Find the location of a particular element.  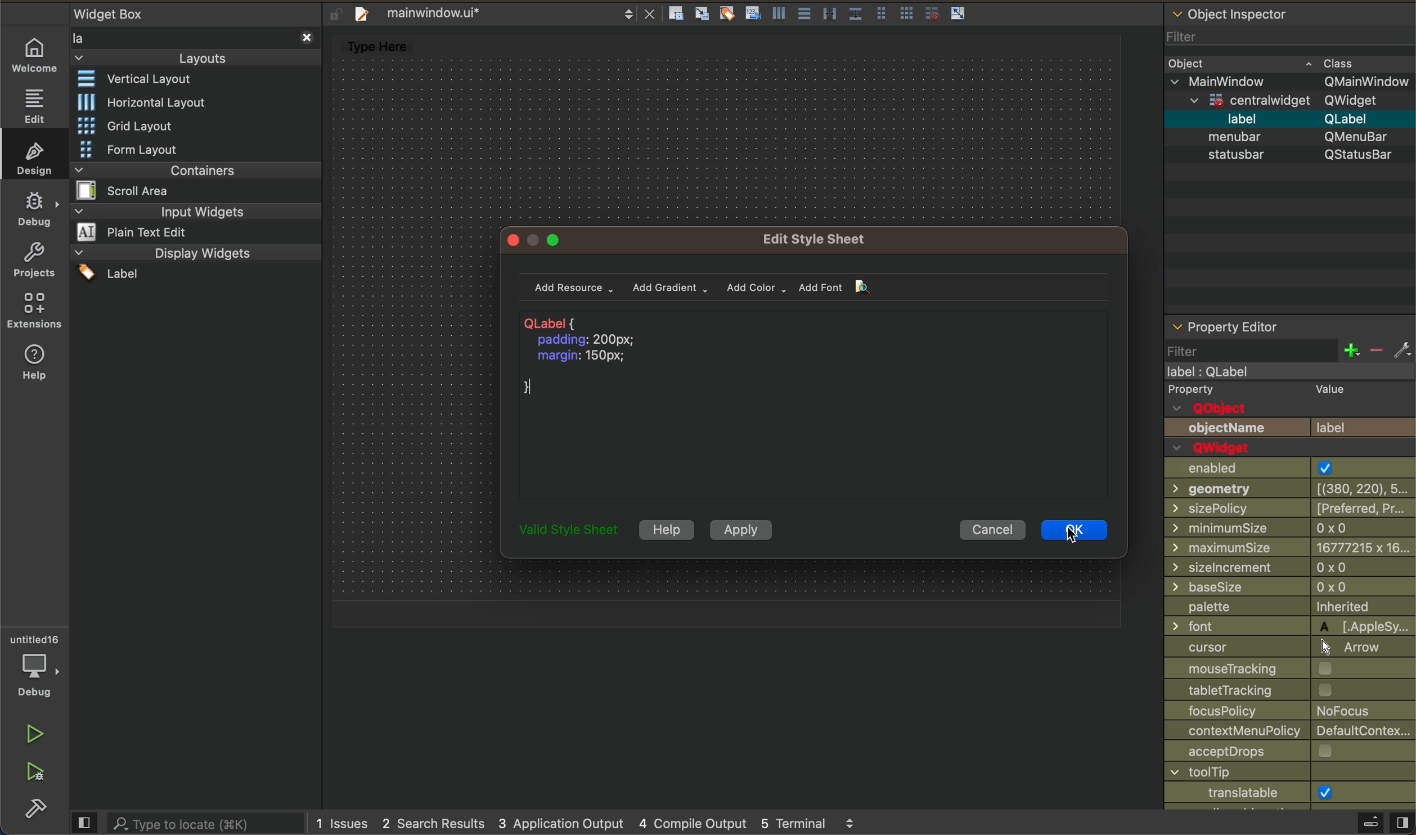

debug is located at coordinates (32, 670).